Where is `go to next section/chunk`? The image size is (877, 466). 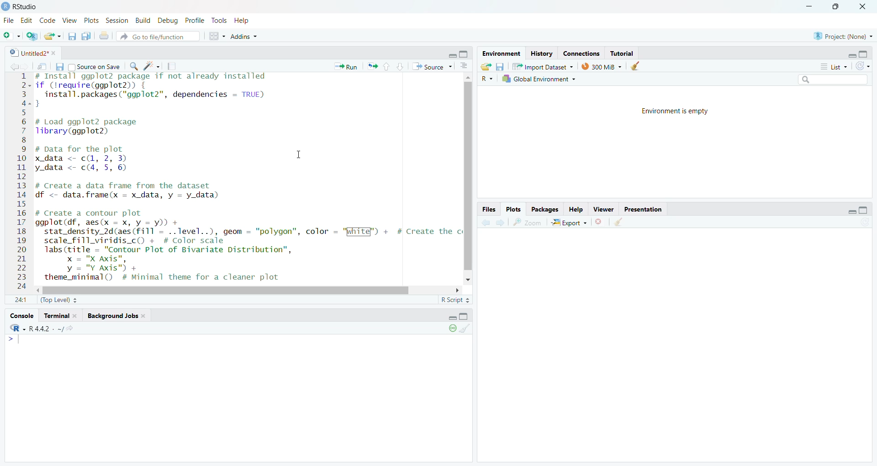
go to next section/chunk is located at coordinates (399, 67).